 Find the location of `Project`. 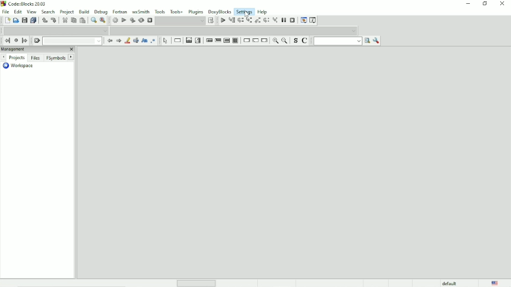

Project is located at coordinates (66, 11).